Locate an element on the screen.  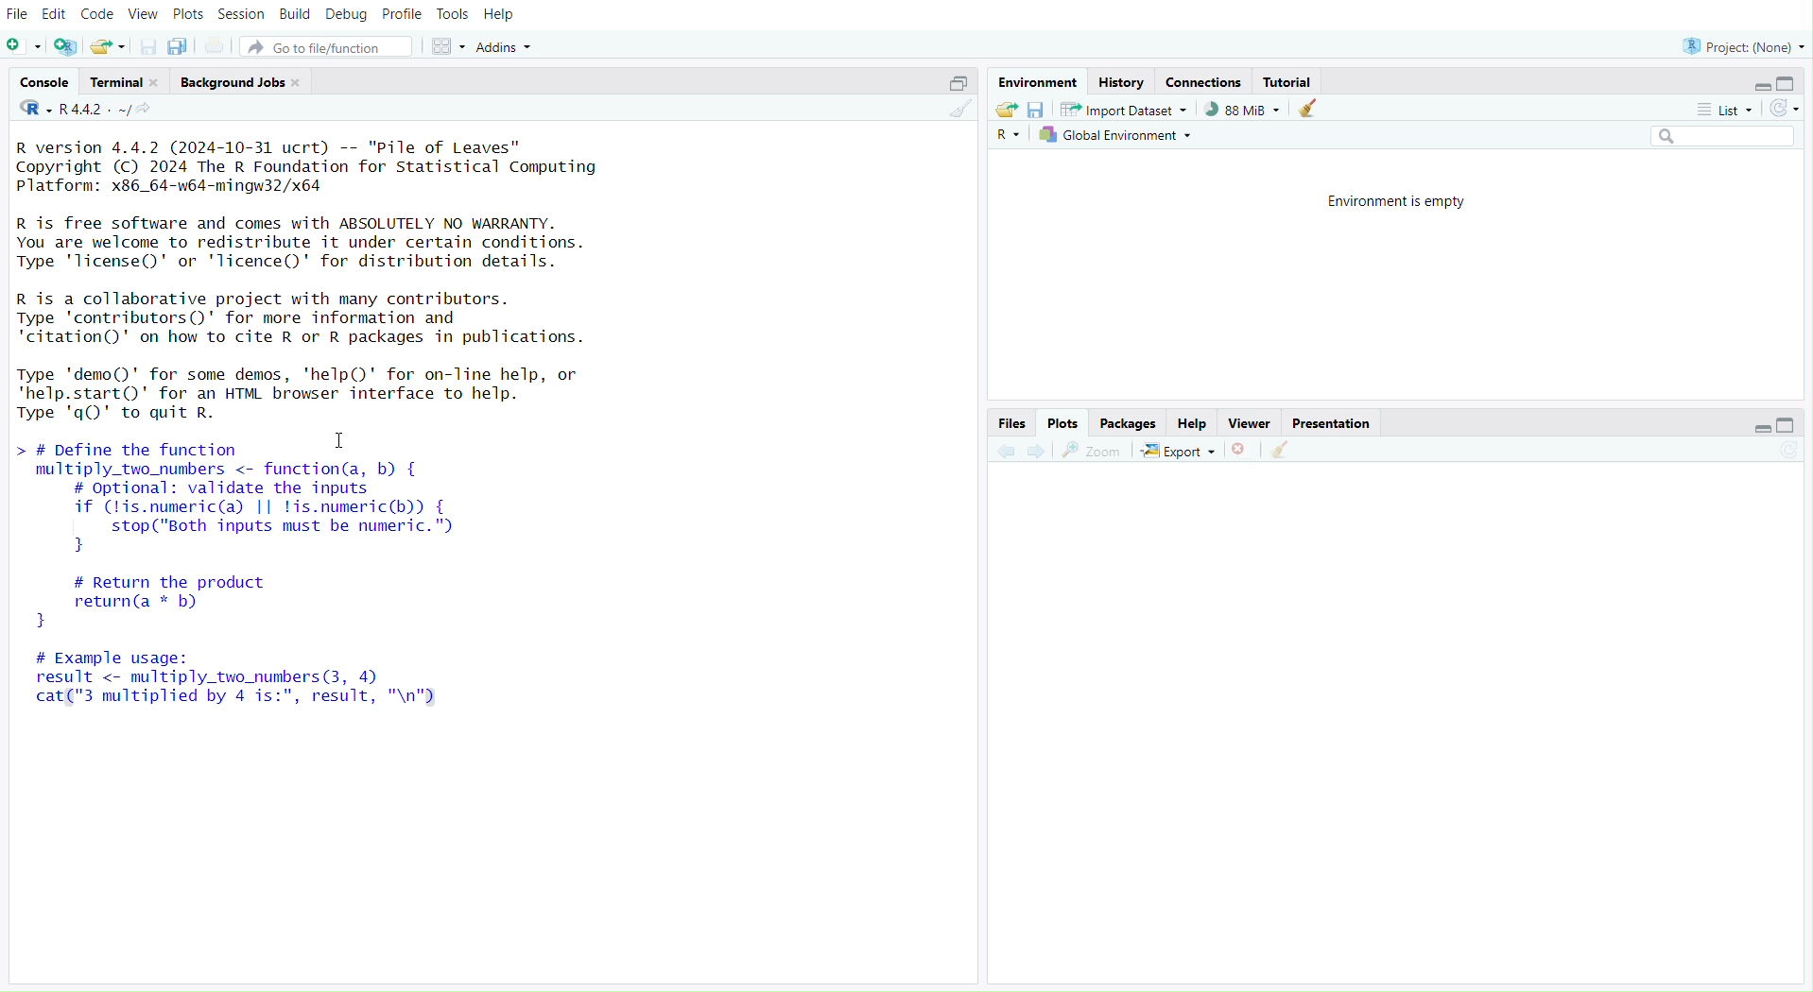
Minimize is located at coordinates (1757, 428).